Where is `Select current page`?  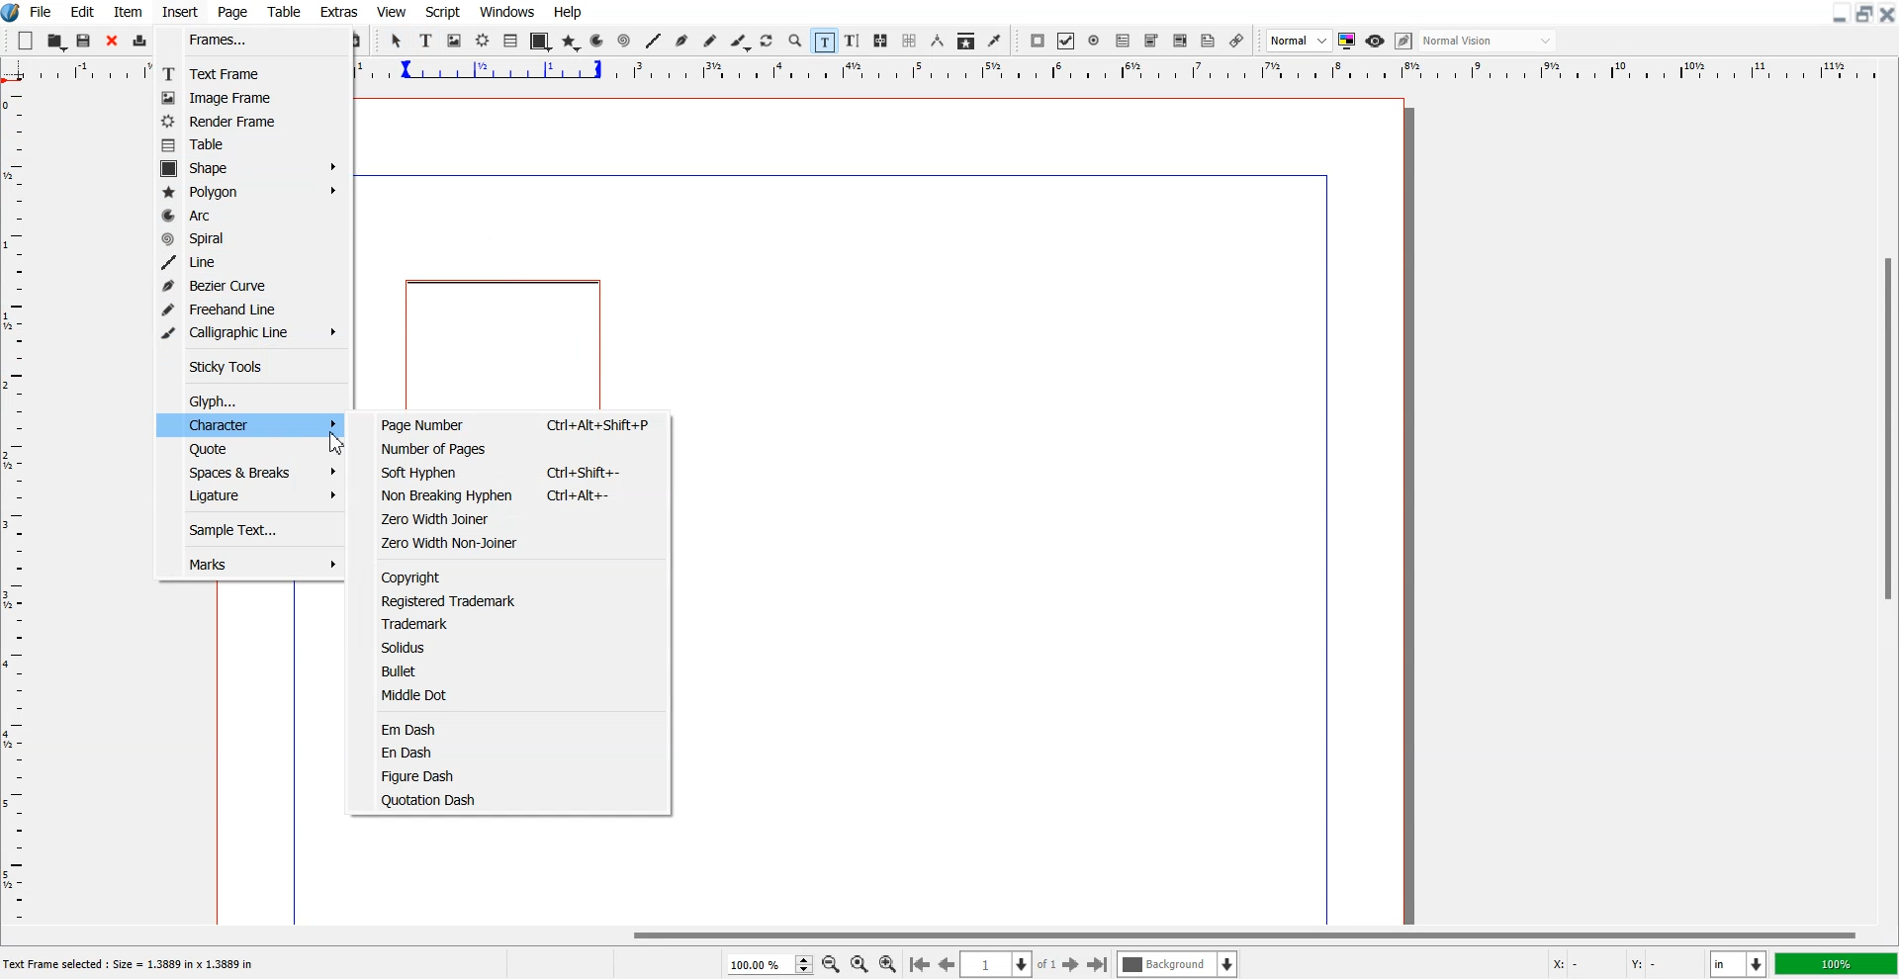
Select current page is located at coordinates (1009, 964).